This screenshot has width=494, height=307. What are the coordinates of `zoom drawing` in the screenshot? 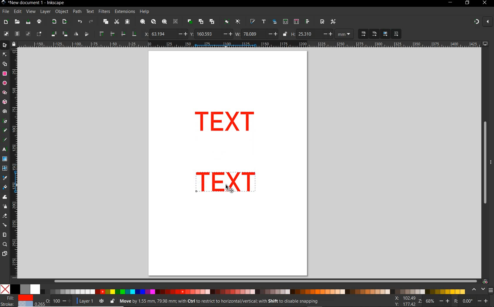 It's located at (153, 22).